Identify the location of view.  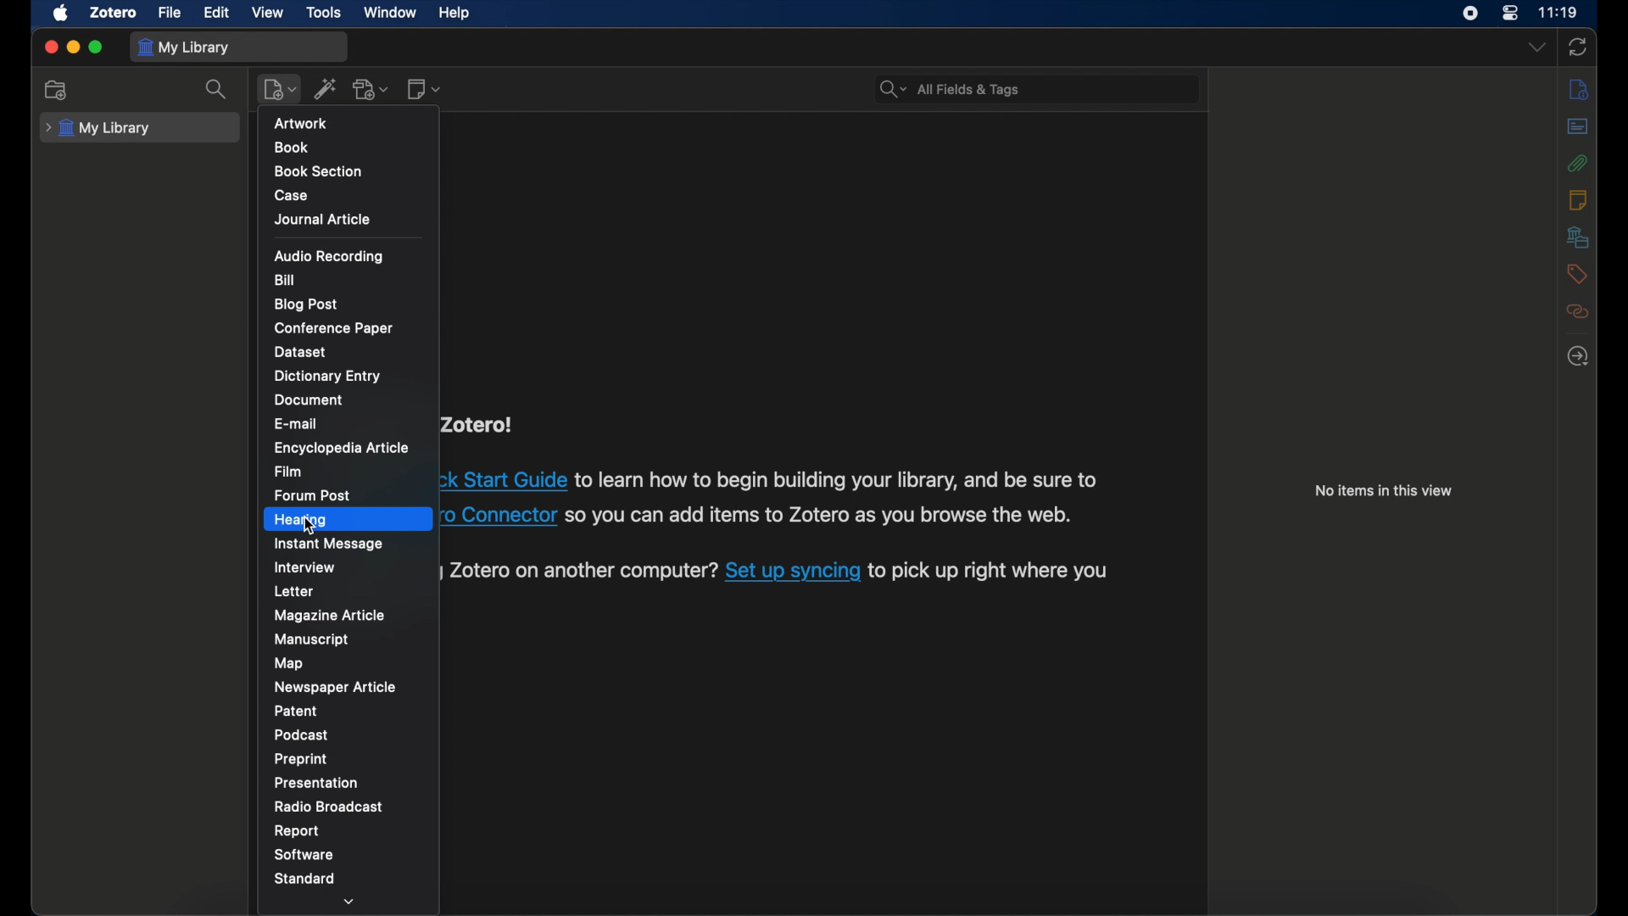
(266, 13).